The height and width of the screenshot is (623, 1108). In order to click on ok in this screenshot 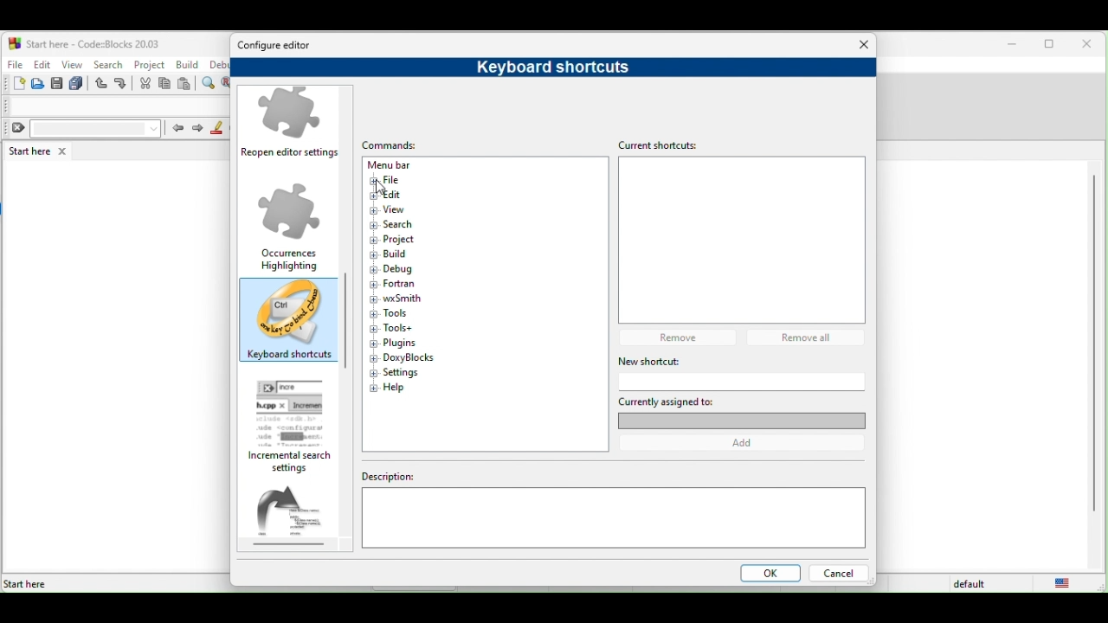, I will do `click(767, 575)`.